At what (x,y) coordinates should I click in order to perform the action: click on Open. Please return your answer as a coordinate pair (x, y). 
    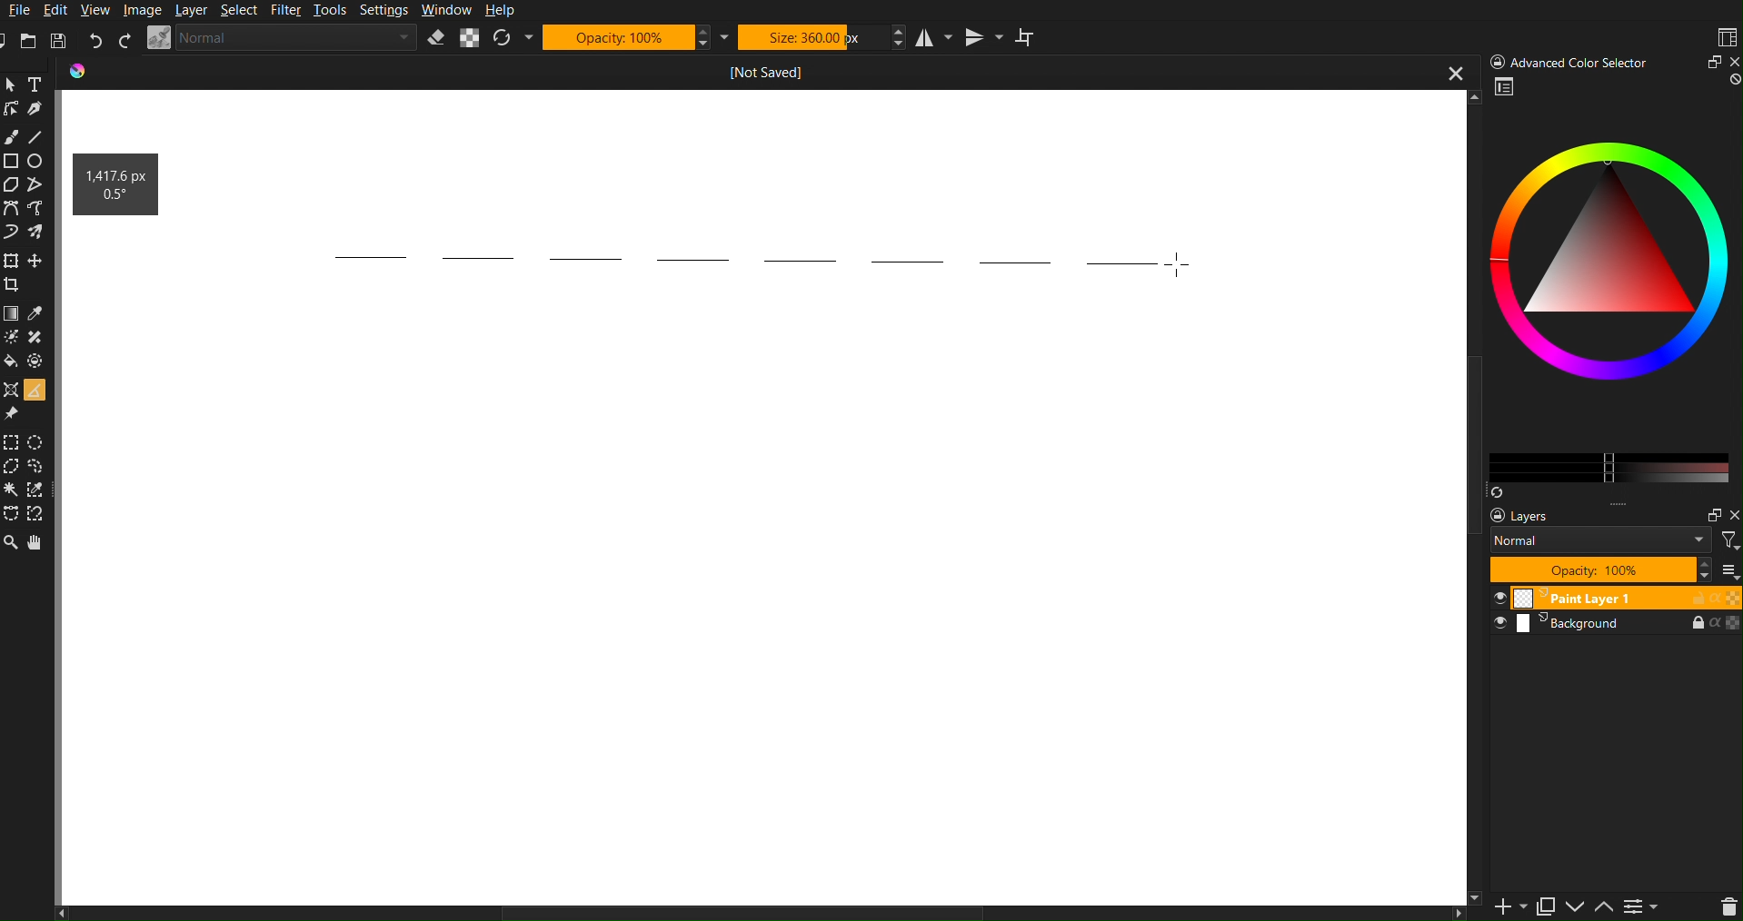
    Looking at the image, I should click on (31, 42).